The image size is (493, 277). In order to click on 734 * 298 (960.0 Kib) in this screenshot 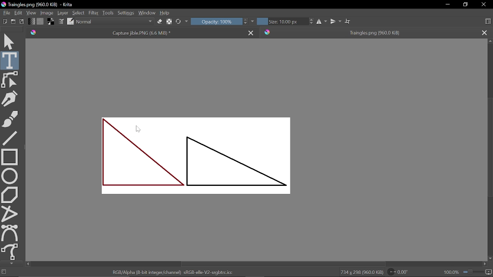, I will do `click(362, 273)`.